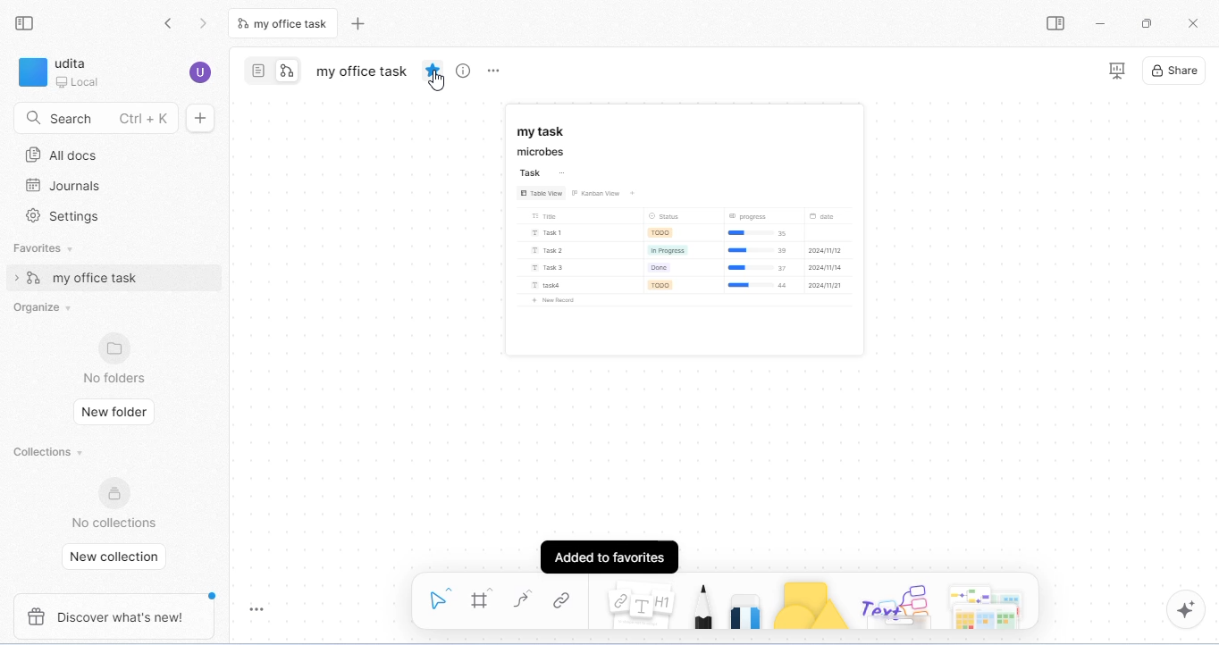 This screenshot has height=645, width=1219. I want to click on workspace, so click(62, 71).